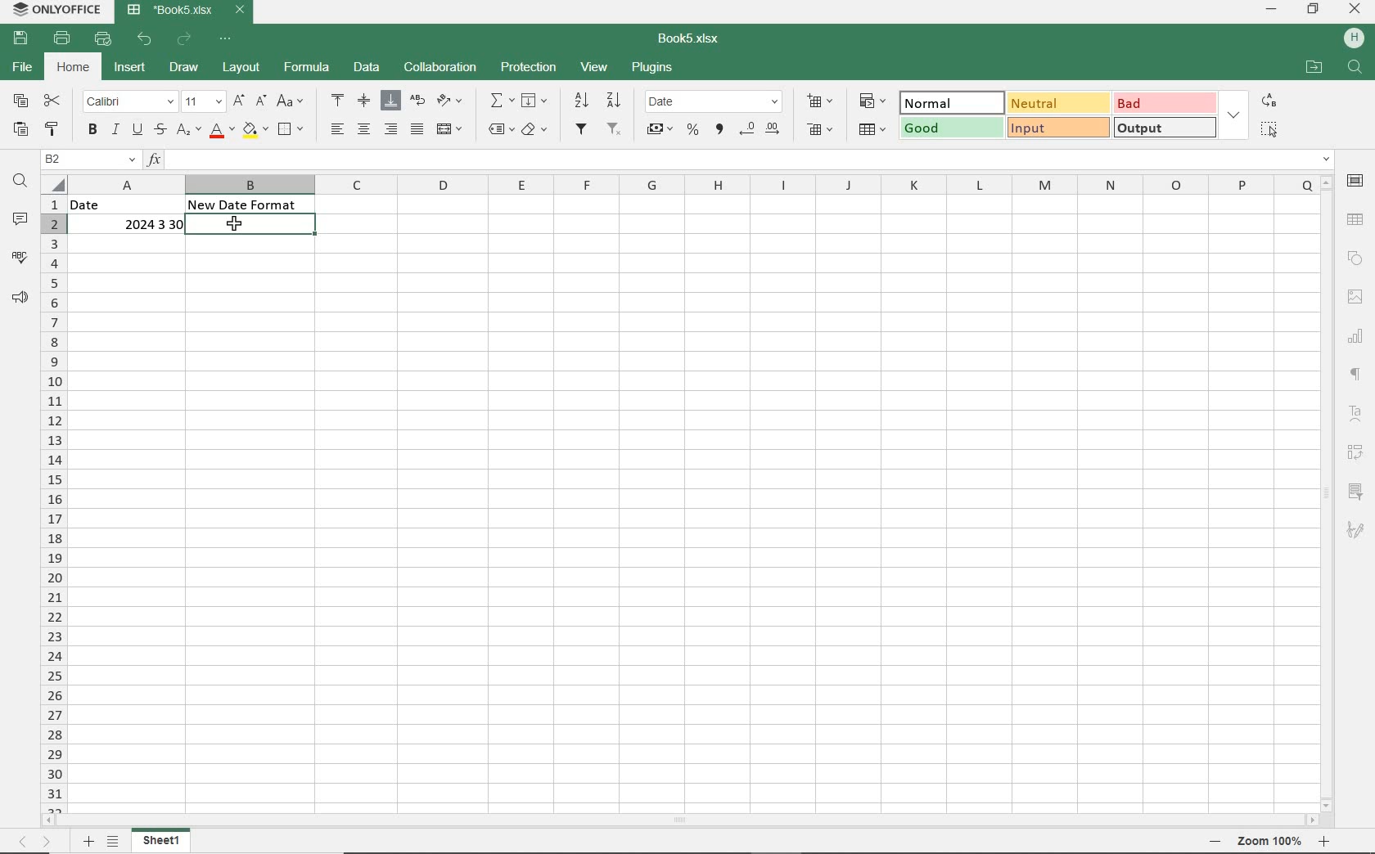  I want to click on ALIGN BOTTOM, so click(390, 101).